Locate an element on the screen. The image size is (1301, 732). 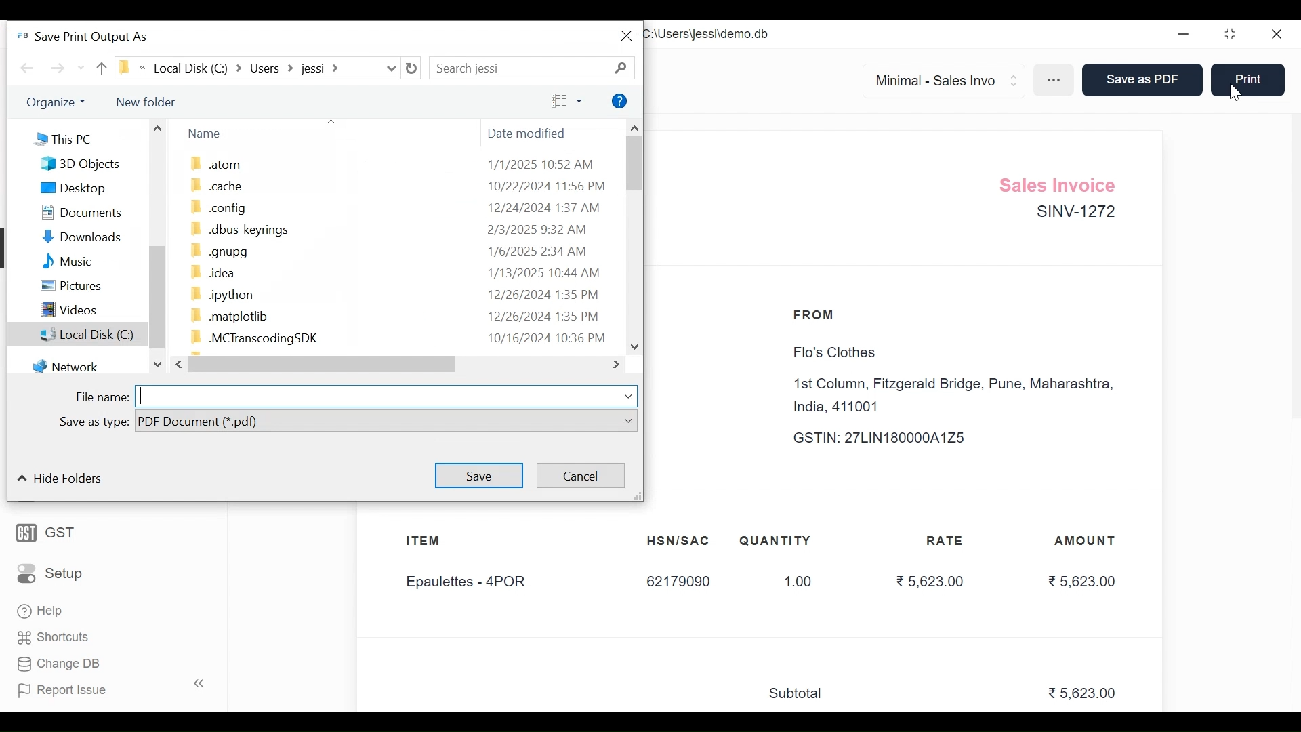
1.00 is located at coordinates (791, 582).